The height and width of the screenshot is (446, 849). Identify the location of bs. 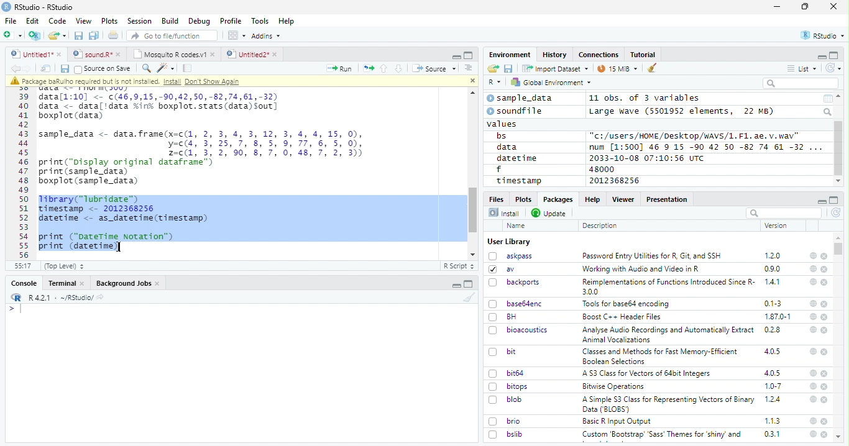
(502, 136).